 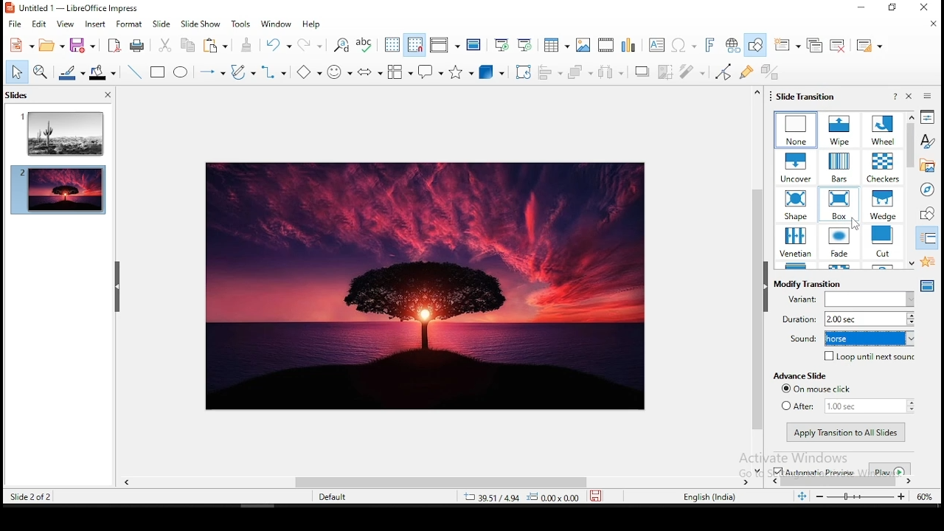 What do you see at coordinates (243, 72) in the screenshot?
I see `curves and polygons` at bounding box center [243, 72].